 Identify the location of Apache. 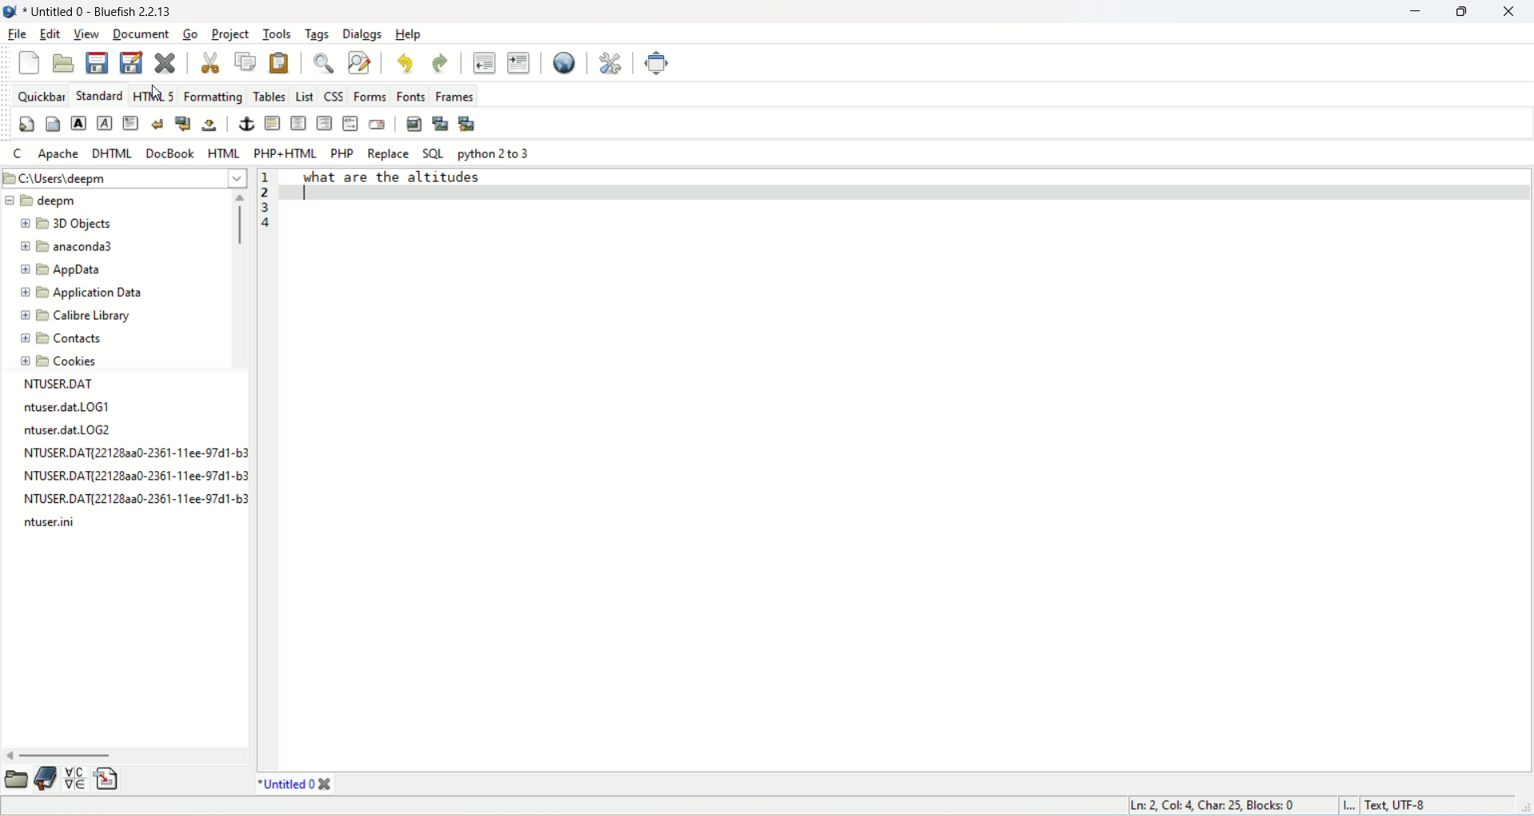
(60, 153).